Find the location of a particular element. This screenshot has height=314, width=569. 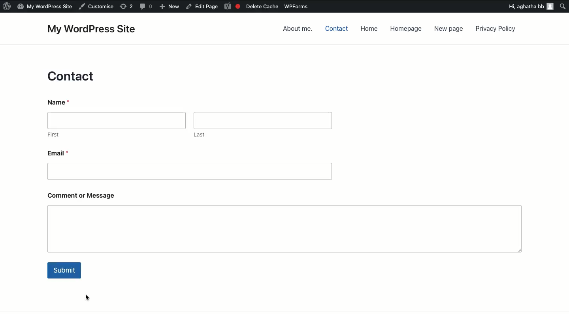

Contact is located at coordinates (77, 76).